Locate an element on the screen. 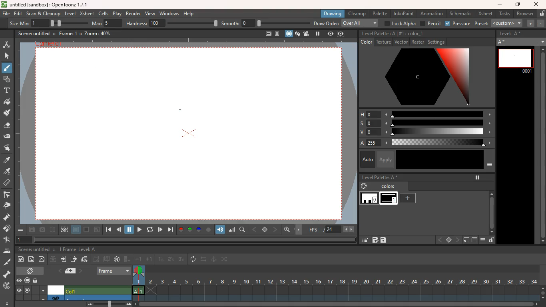 This screenshot has width=546, height=307. change is located at coordinates (226, 260).